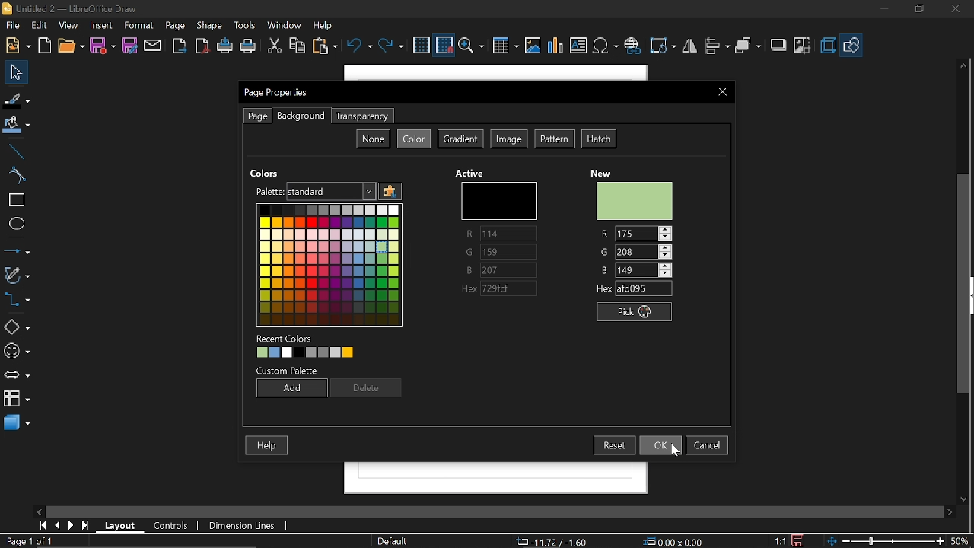  What do you see at coordinates (17, 374) in the screenshot?
I see `Arrows` at bounding box center [17, 374].